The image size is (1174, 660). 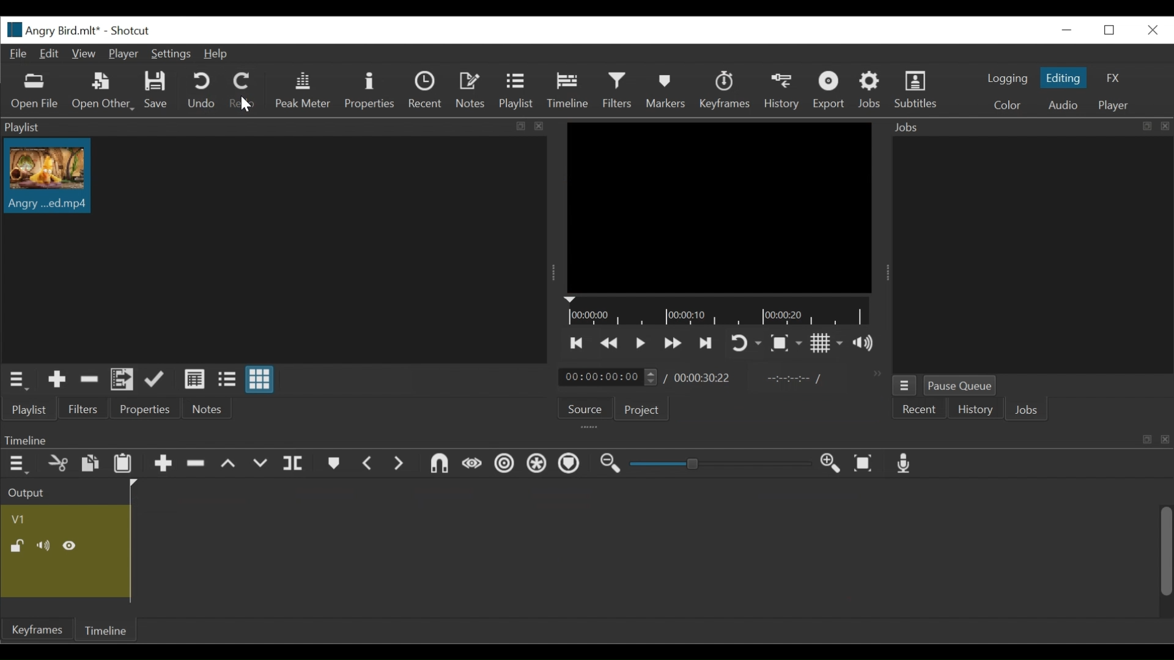 What do you see at coordinates (48, 29) in the screenshot?
I see `File Name` at bounding box center [48, 29].